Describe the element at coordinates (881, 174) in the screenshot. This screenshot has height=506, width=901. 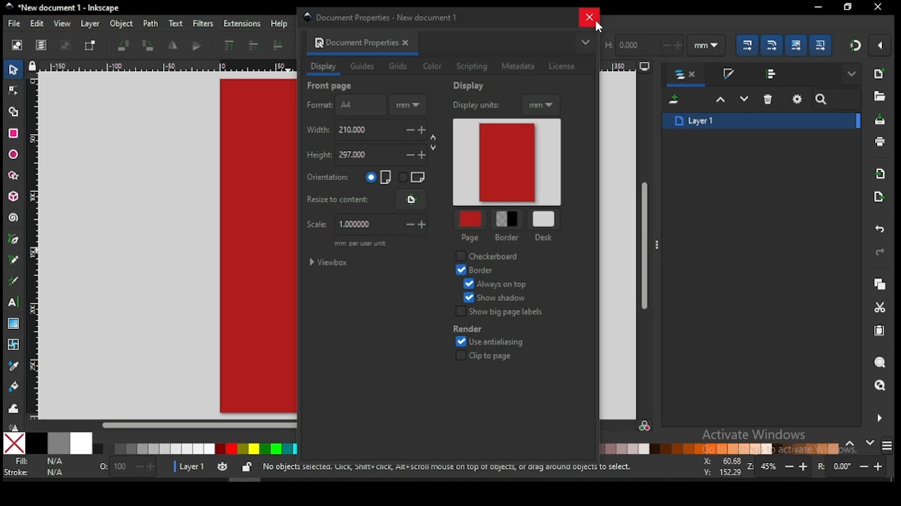
I see `import` at that location.